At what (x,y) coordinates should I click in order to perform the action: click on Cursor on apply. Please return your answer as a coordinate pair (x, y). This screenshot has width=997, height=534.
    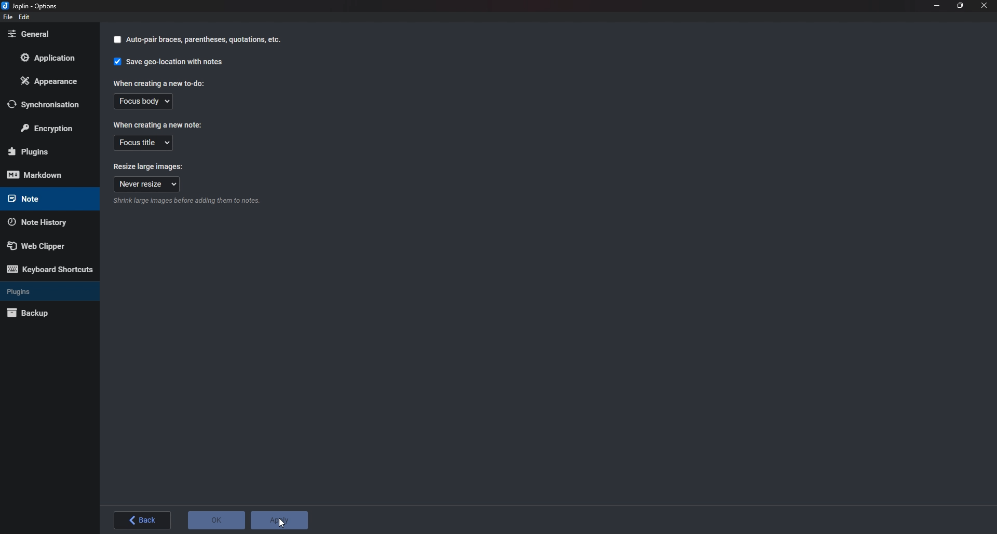
    Looking at the image, I should click on (281, 521).